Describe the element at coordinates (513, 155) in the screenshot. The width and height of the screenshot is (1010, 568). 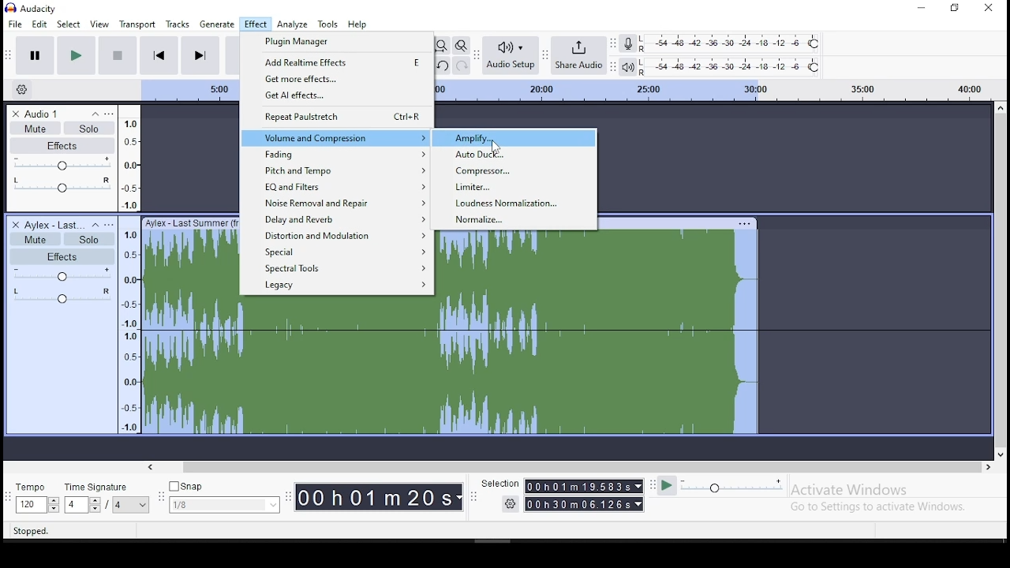
I see `auto duck` at that location.